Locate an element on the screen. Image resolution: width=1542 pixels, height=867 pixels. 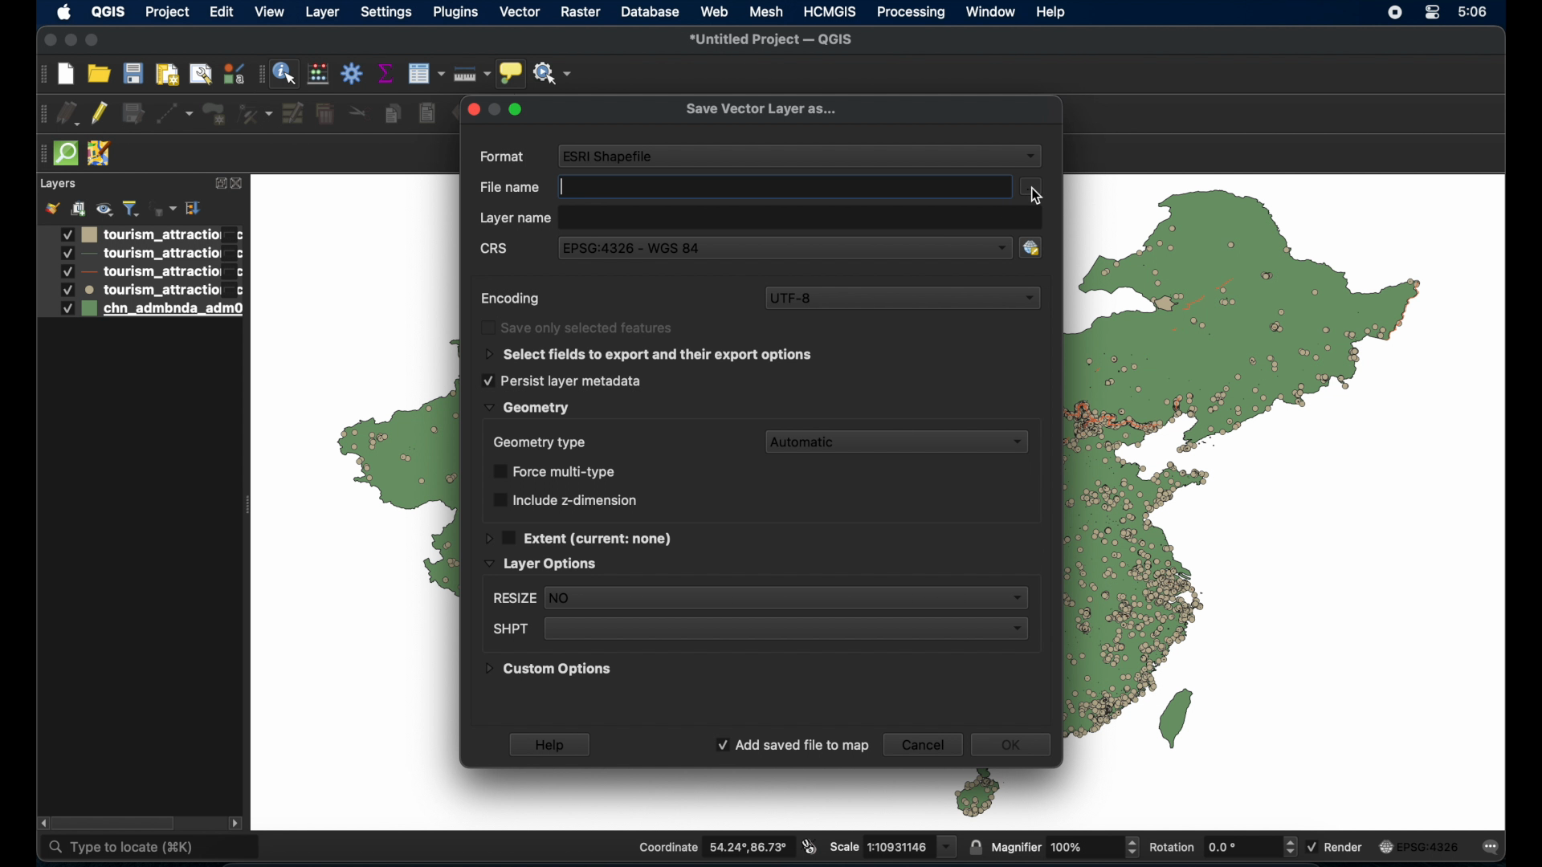
drag handle is located at coordinates (39, 154).